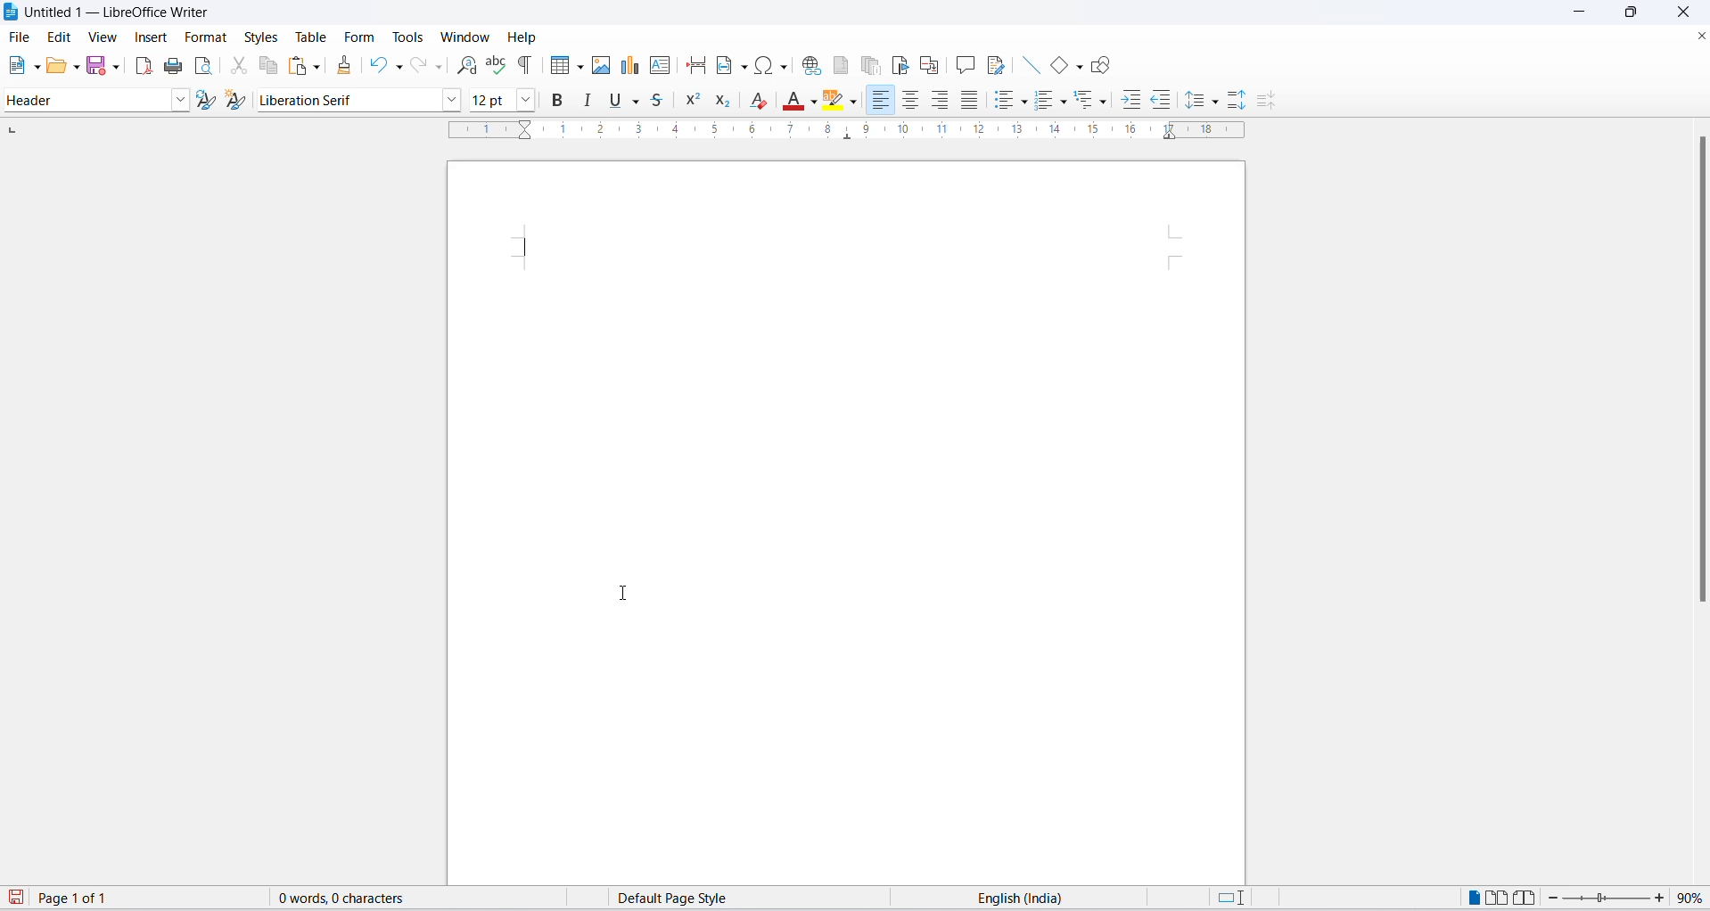 This screenshot has width=1710, height=911. What do you see at coordinates (580, 67) in the screenshot?
I see `table grid` at bounding box center [580, 67].